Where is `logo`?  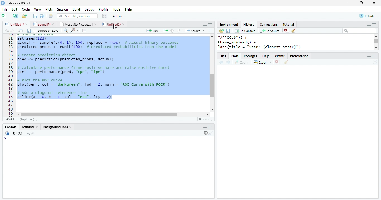
logo is located at coordinates (3, 3).